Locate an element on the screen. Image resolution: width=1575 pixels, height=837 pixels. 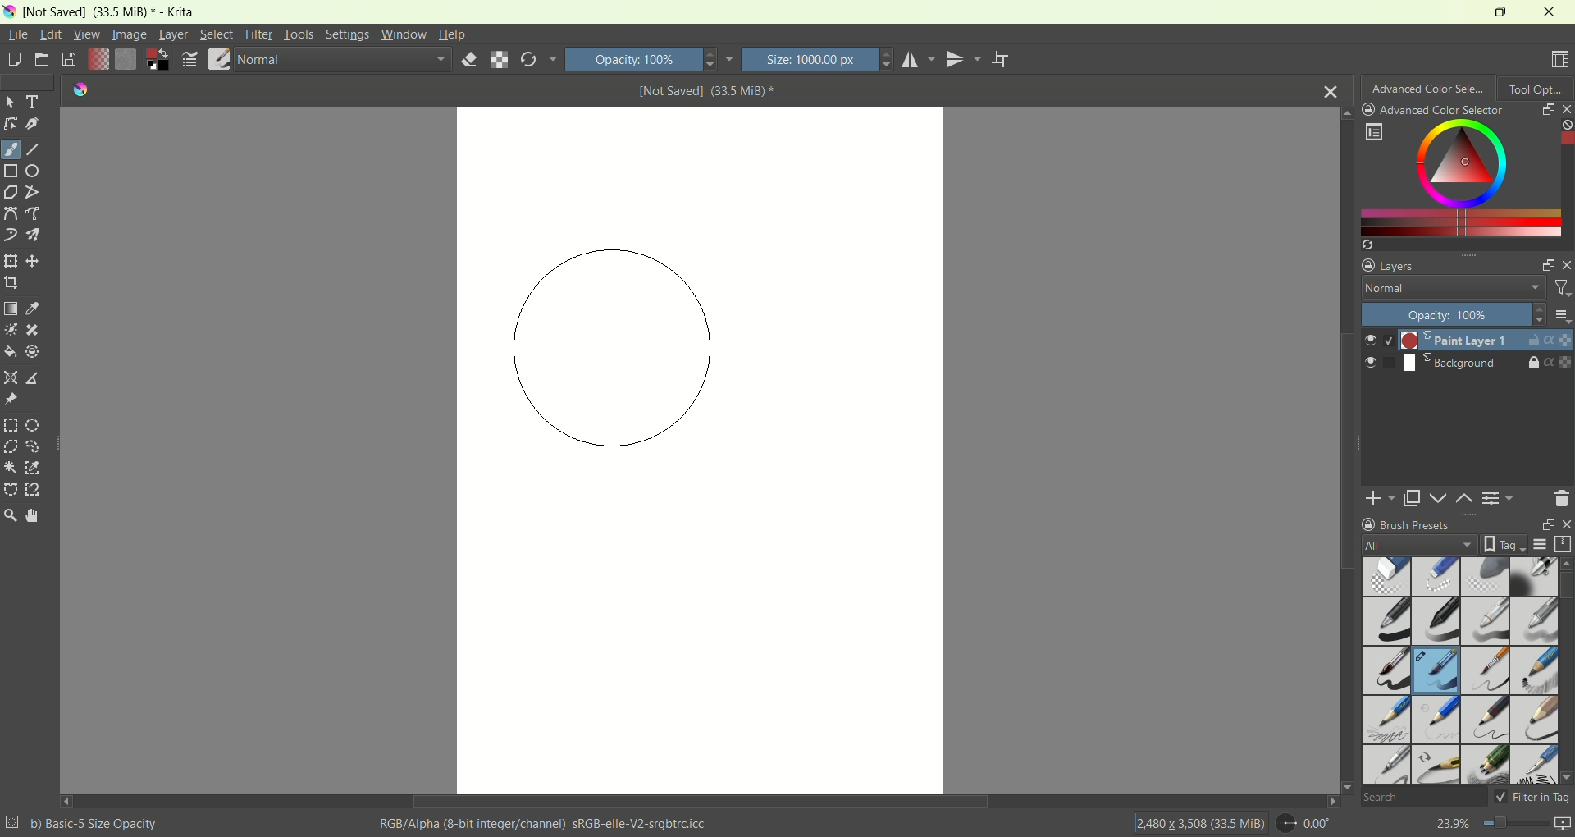
lock is located at coordinates (1533, 364).